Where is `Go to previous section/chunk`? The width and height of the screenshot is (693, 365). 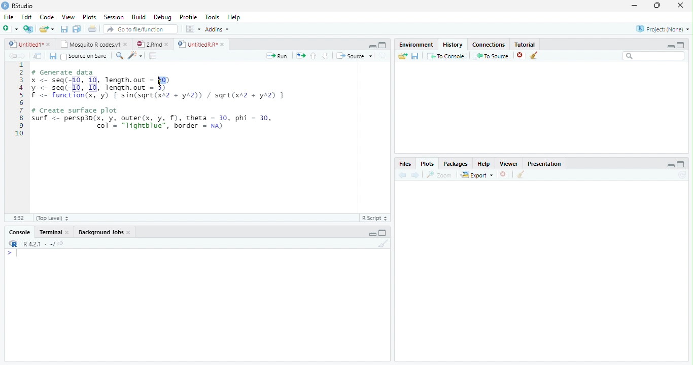 Go to previous section/chunk is located at coordinates (313, 56).